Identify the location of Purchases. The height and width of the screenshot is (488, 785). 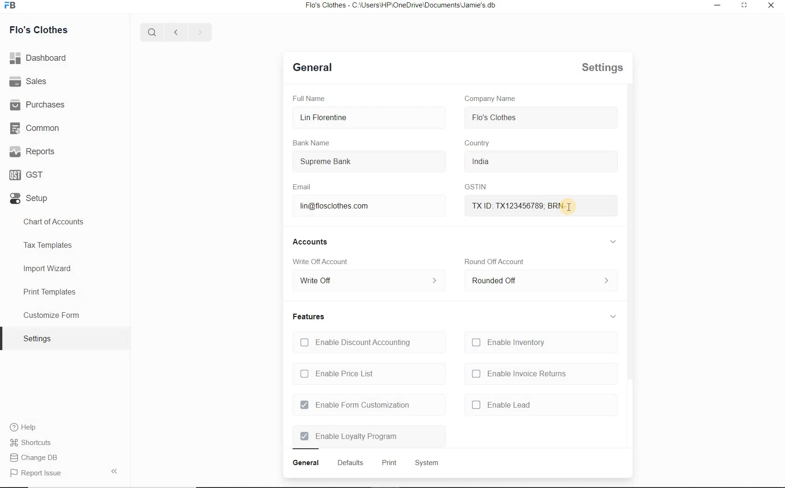
(42, 105).